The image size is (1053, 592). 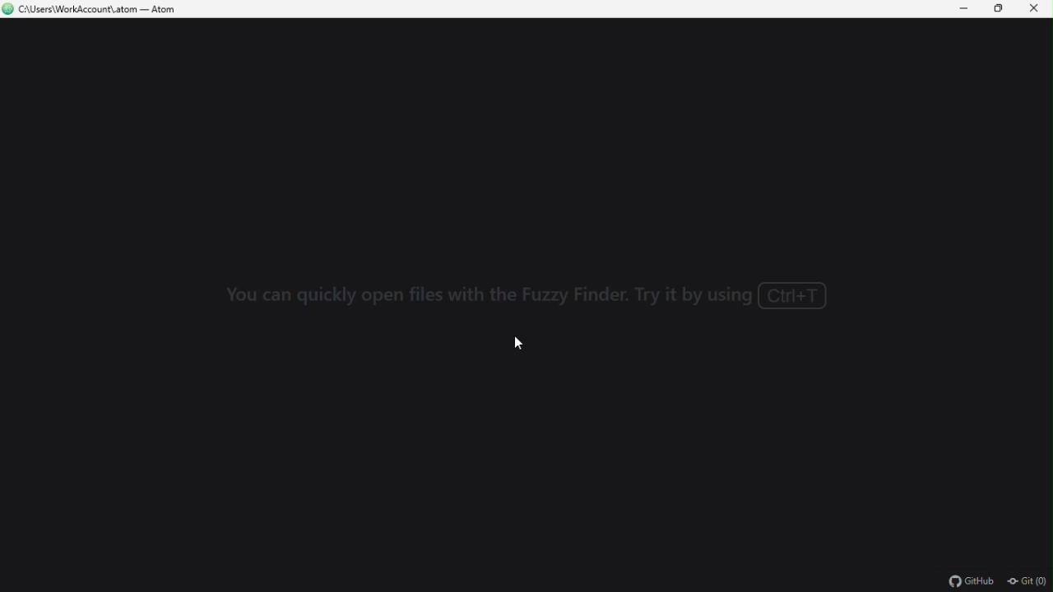 What do you see at coordinates (1027, 582) in the screenshot?
I see `git` at bounding box center [1027, 582].